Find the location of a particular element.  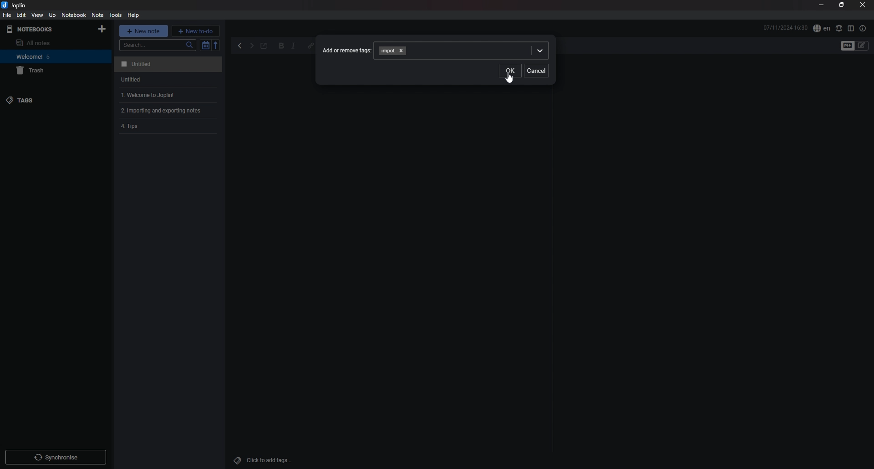

input is located at coordinates (390, 51).